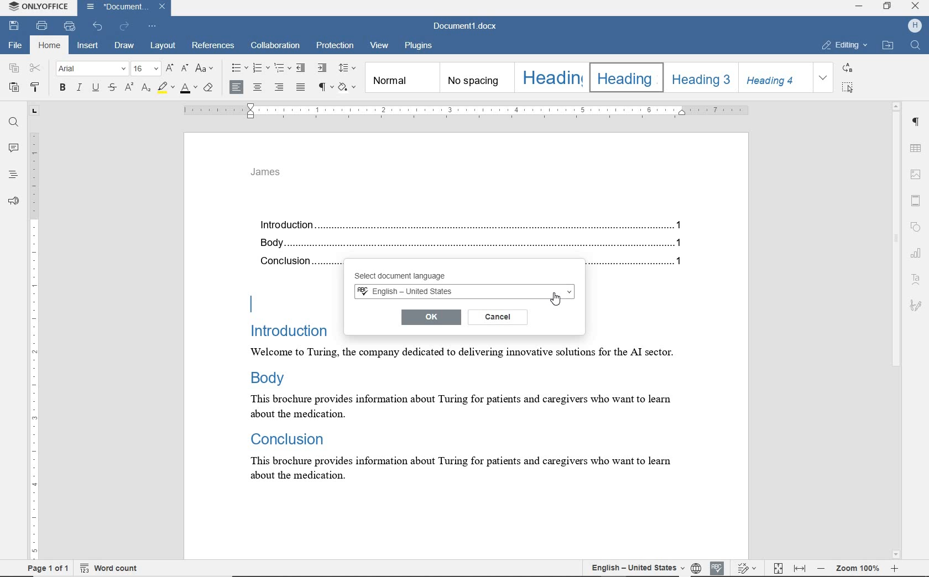 This screenshot has width=929, height=577. What do you see at coordinates (206, 69) in the screenshot?
I see `change case` at bounding box center [206, 69].